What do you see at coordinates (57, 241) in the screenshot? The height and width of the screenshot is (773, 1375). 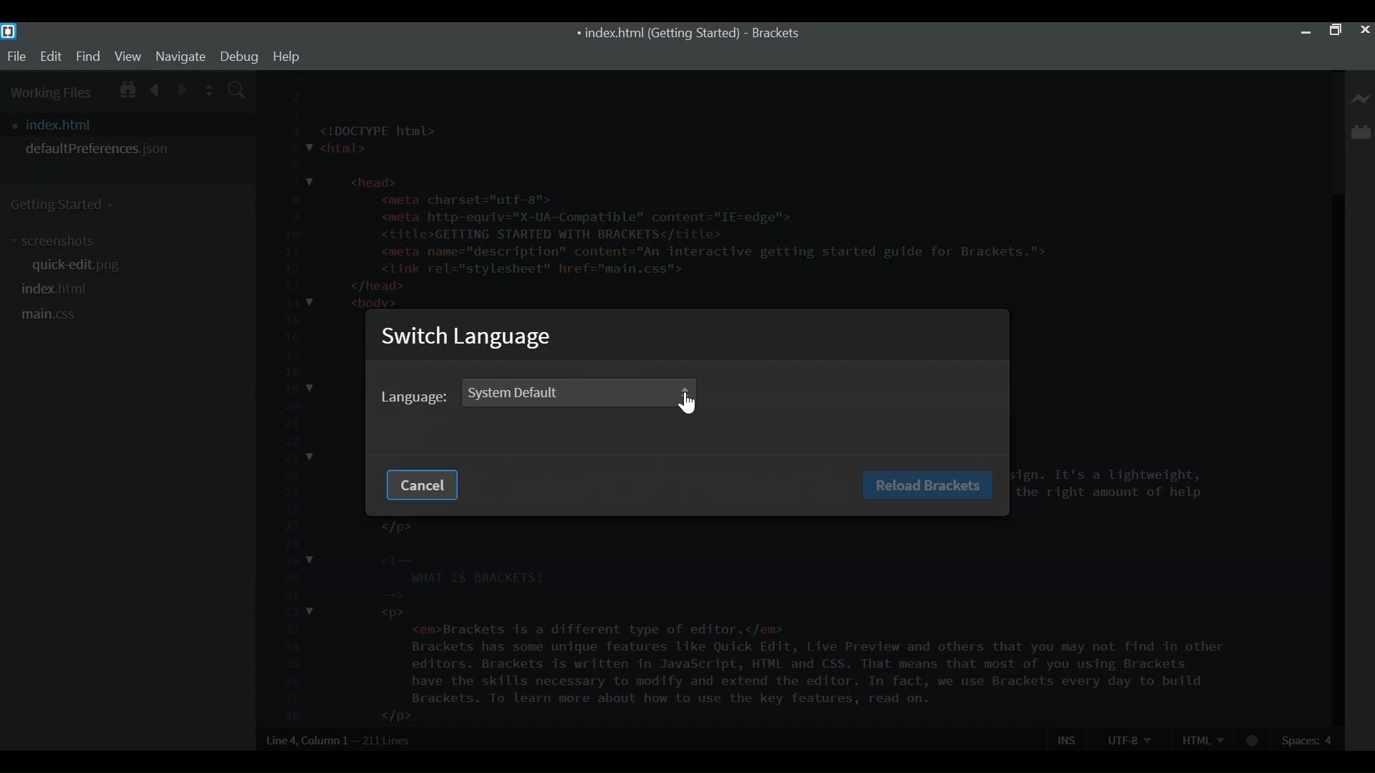 I see `screenshots` at bounding box center [57, 241].